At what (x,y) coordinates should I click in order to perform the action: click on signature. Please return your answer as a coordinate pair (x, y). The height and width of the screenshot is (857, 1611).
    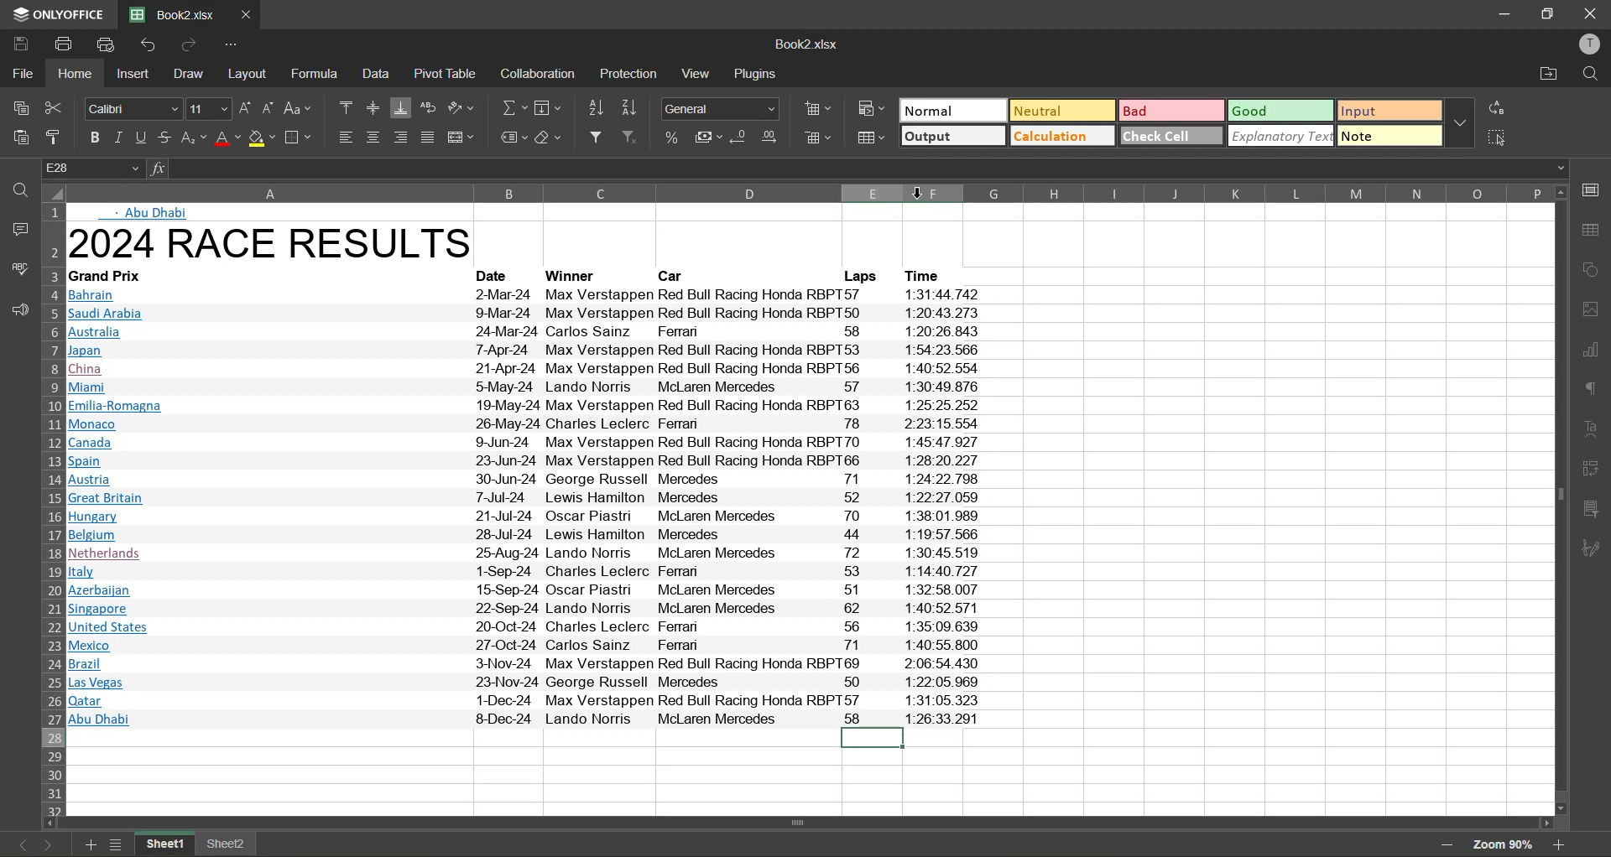
    Looking at the image, I should click on (1595, 549).